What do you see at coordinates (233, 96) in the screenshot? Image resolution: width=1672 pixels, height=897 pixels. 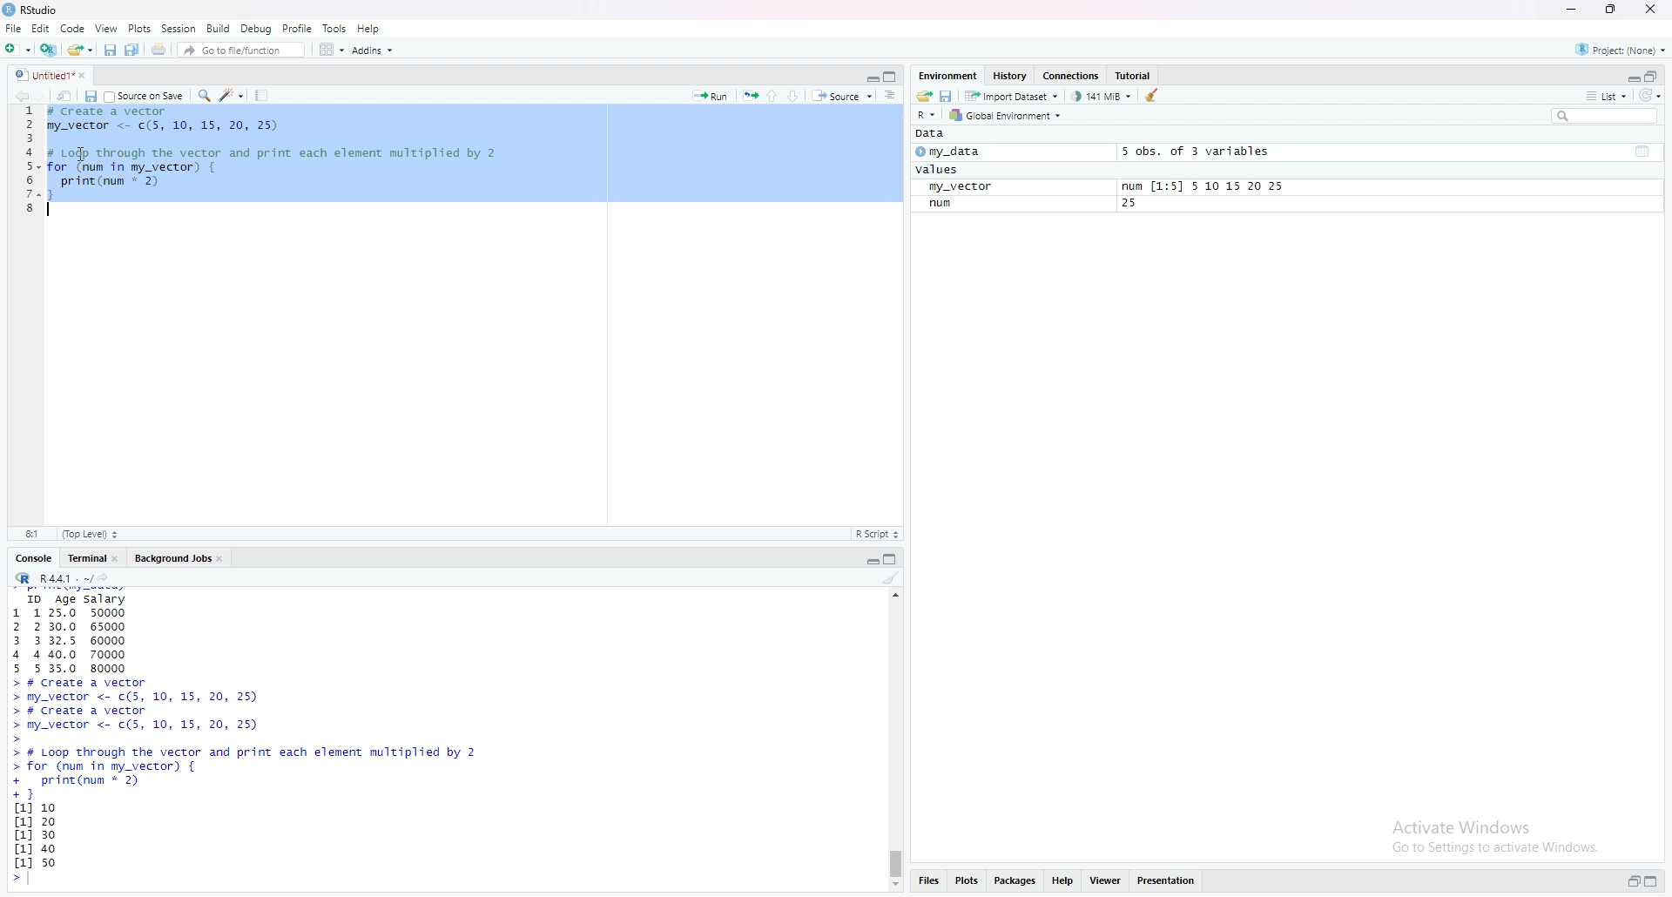 I see `code tools` at bounding box center [233, 96].